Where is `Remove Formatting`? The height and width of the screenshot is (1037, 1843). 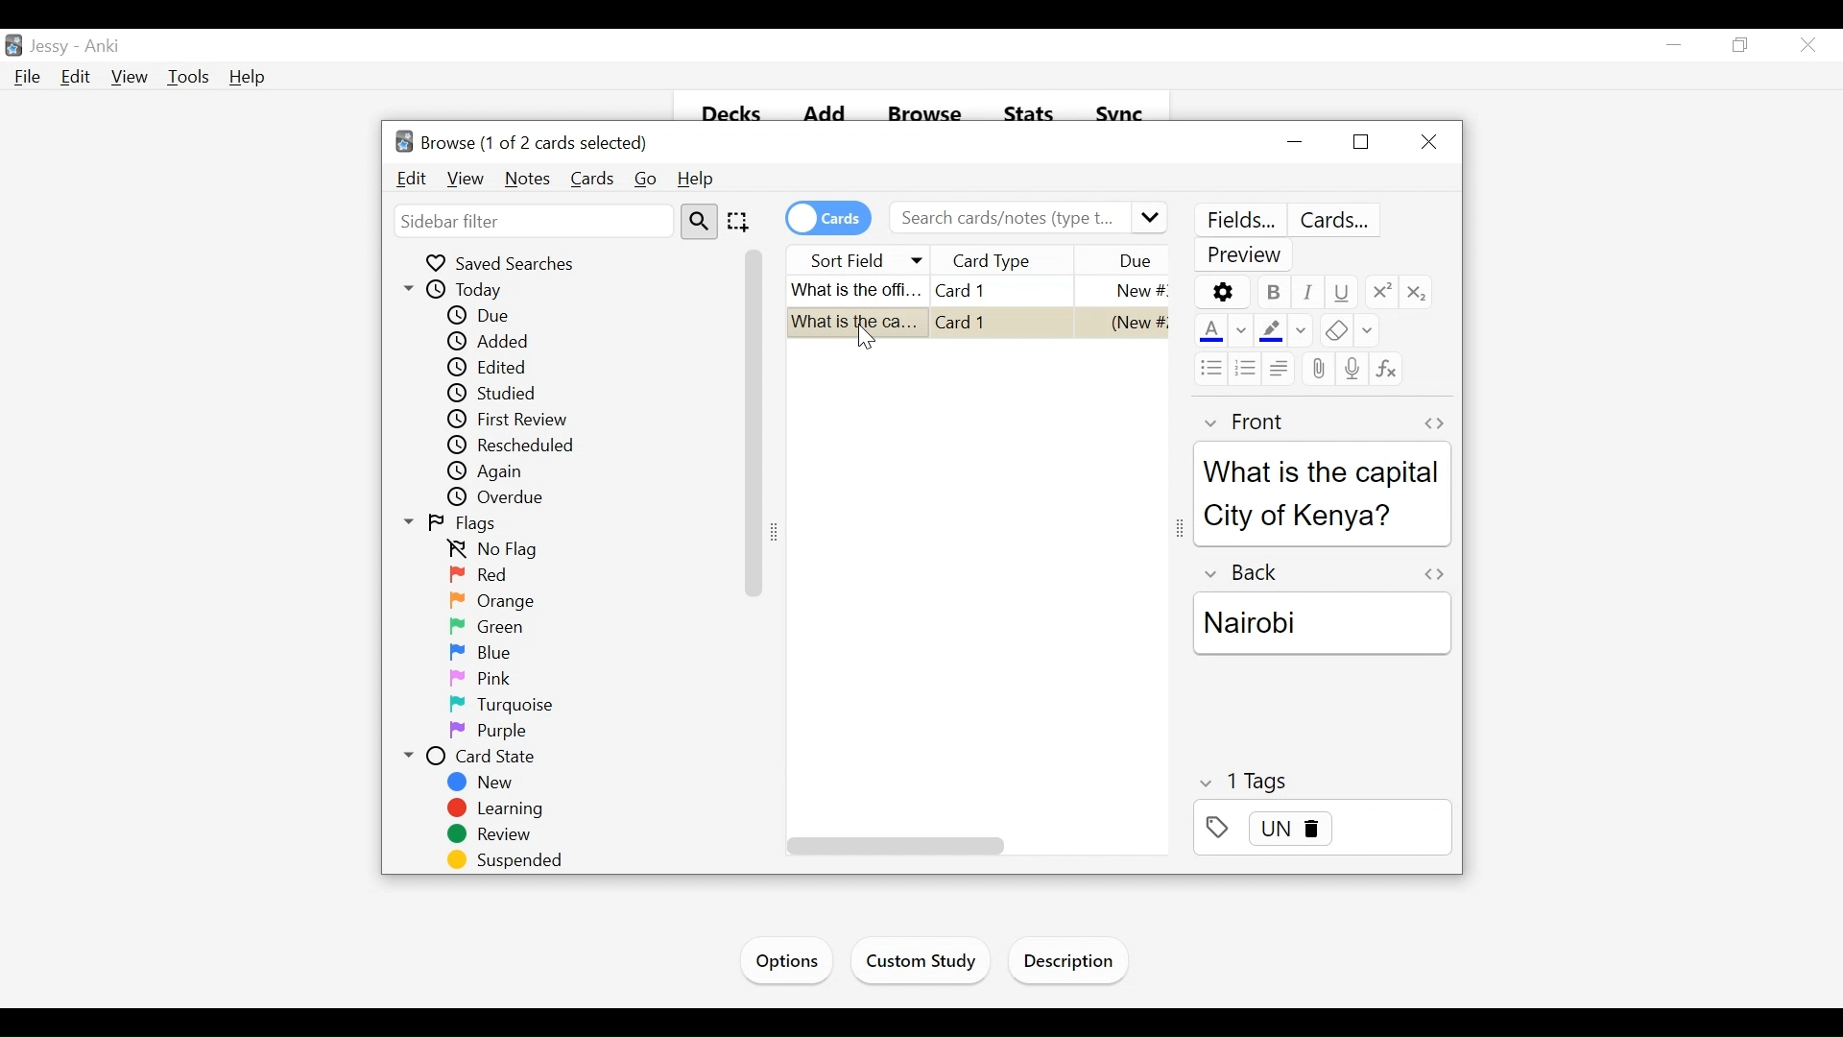
Remove Formatting is located at coordinates (1332, 332).